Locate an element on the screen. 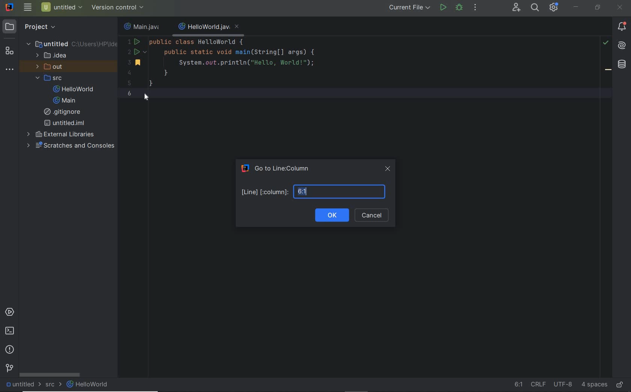 This screenshot has width=631, height=392. gitignore is located at coordinates (65, 112).